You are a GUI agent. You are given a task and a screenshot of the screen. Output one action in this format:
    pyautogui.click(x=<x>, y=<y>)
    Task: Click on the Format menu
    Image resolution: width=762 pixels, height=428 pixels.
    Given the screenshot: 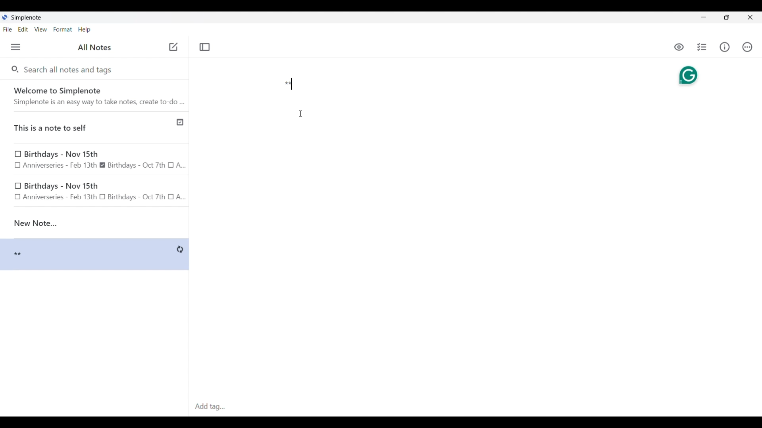 What is the action you would take?
    pyautogui.click(x=63, y=29)
    